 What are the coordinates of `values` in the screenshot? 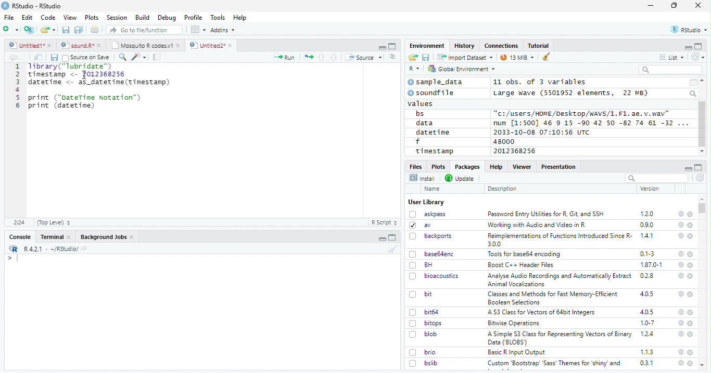 It's located at (421, 103).